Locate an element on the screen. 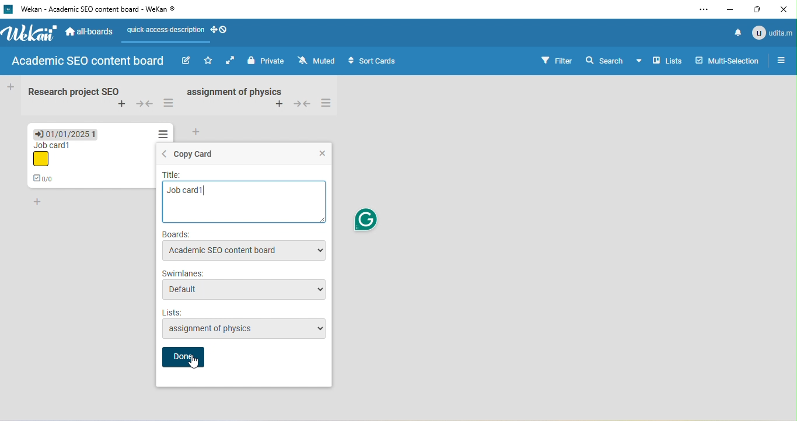  close is located at coordinates (318, 153).